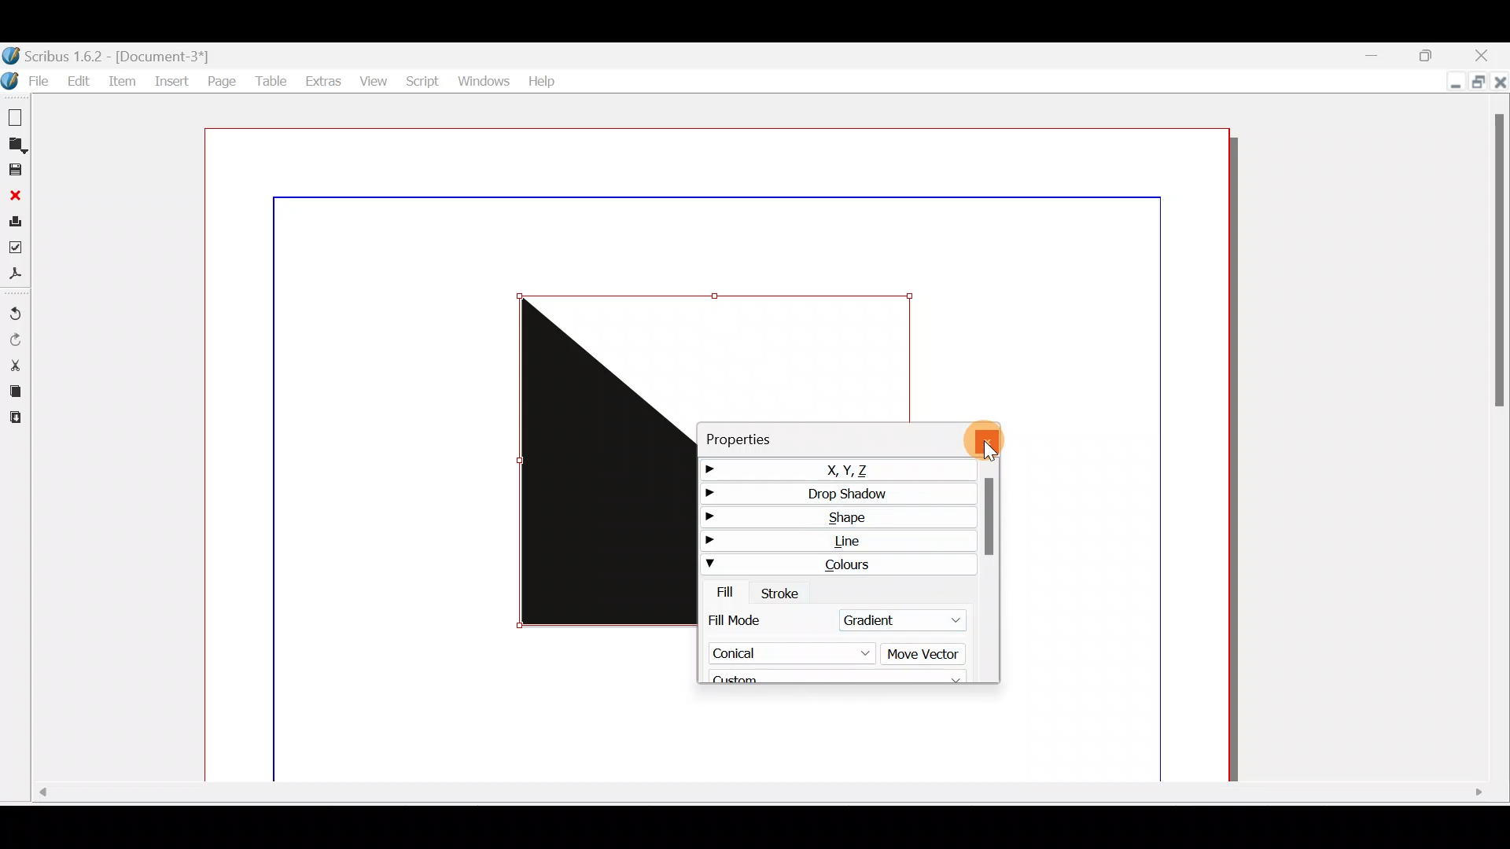  Describe the element at coordinates (122, 84) in the screenshot. I see `Item` at that location.